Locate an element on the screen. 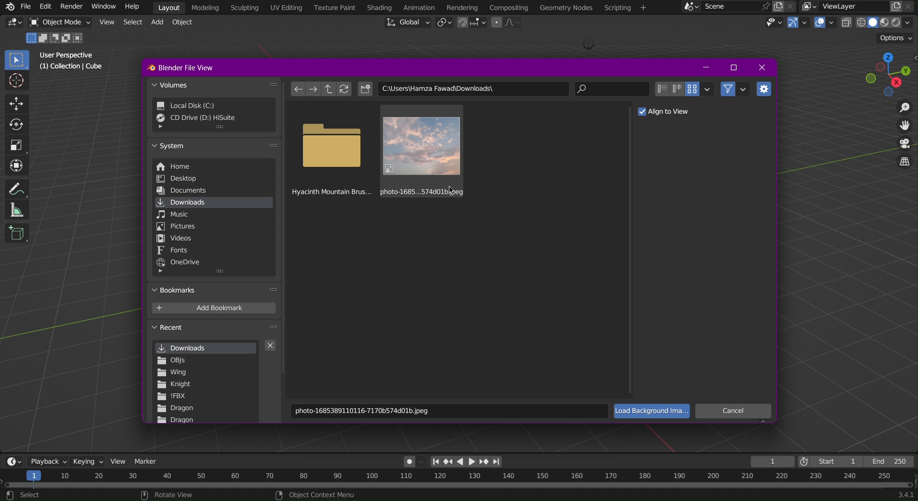 This screenshot has height=501, width=918. Recent is located at coordinates (216, 329).